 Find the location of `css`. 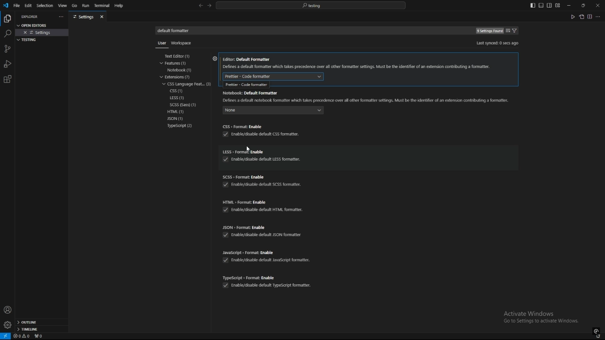

css is located at coordinates (178, 91).